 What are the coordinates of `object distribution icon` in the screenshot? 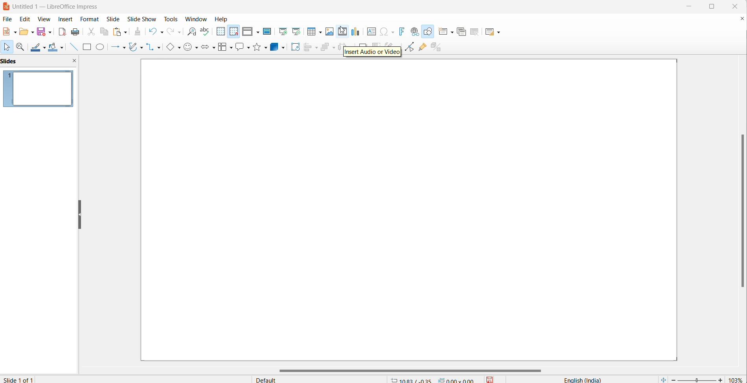 It's located at (345, 44).